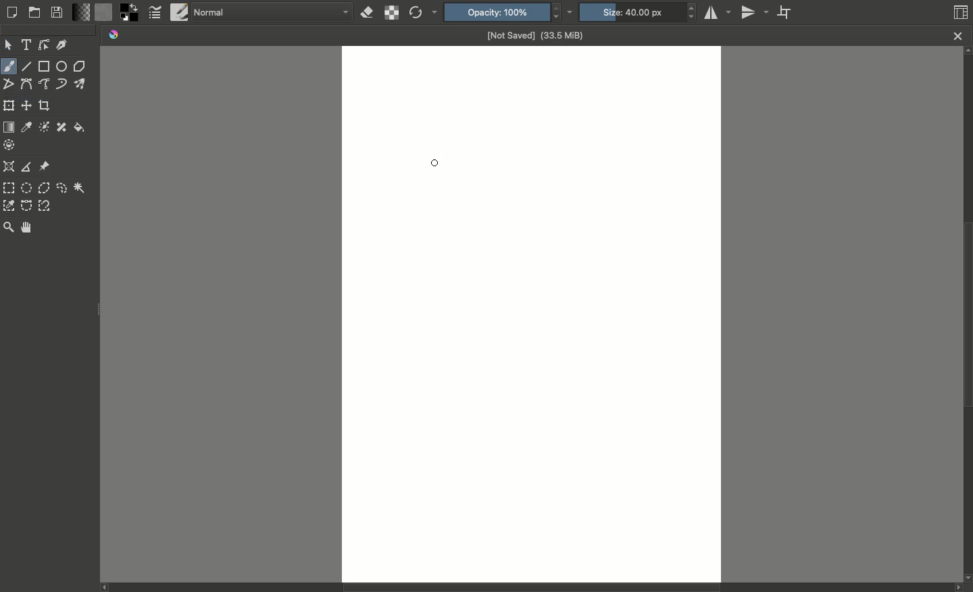 The image size is (973, 592). Describe the element at coordinates (13, 12) in the screenshot. I see `Create new document ` at that location.